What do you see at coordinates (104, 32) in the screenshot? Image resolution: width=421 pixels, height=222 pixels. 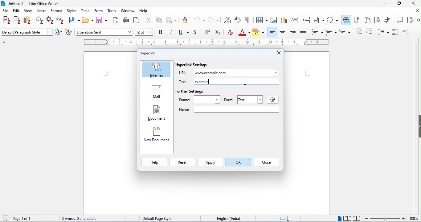 I see `font style` at bounding box center [104, 32].